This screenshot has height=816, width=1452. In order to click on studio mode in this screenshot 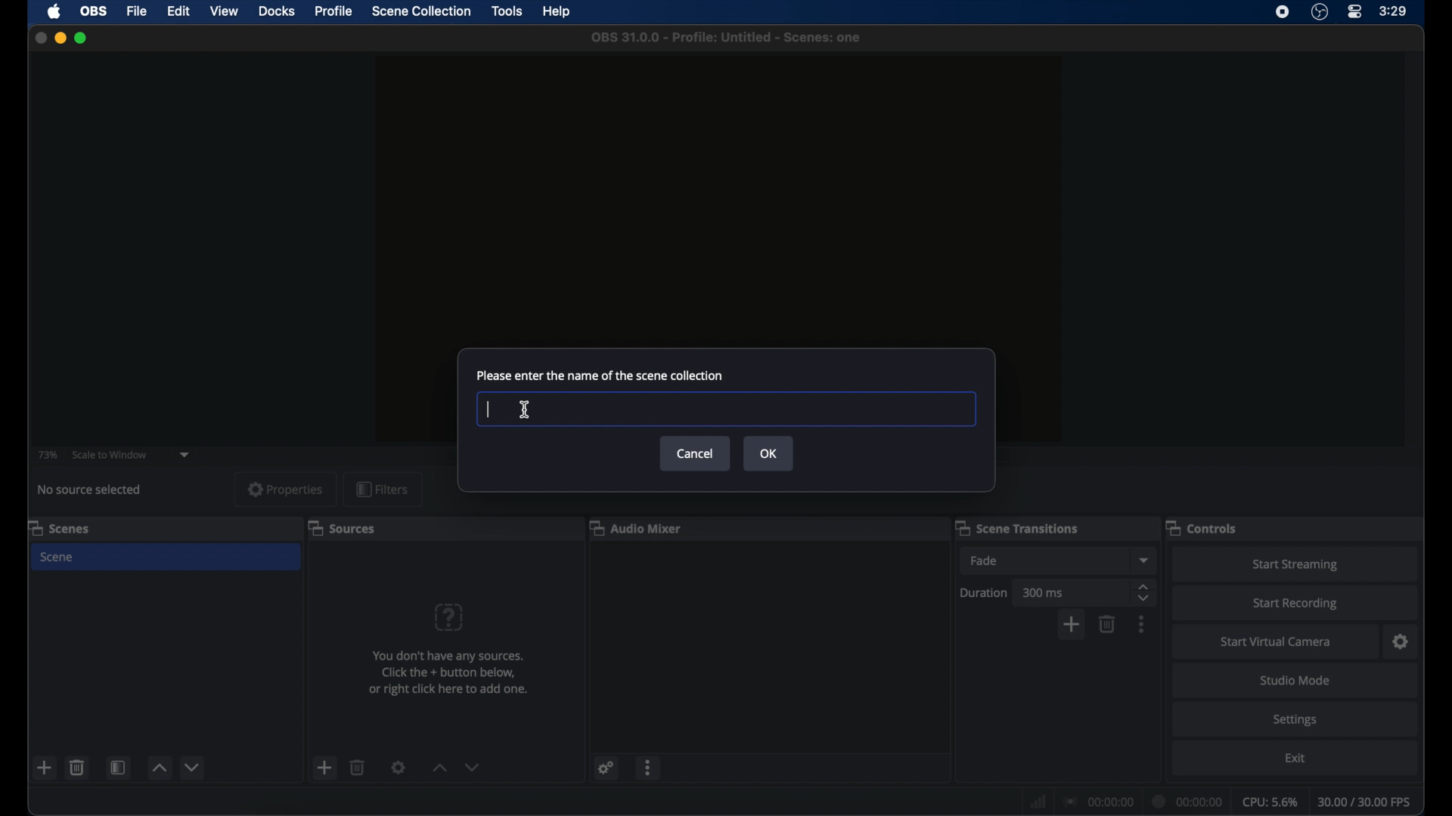, I will do `click(1297, 680)`.